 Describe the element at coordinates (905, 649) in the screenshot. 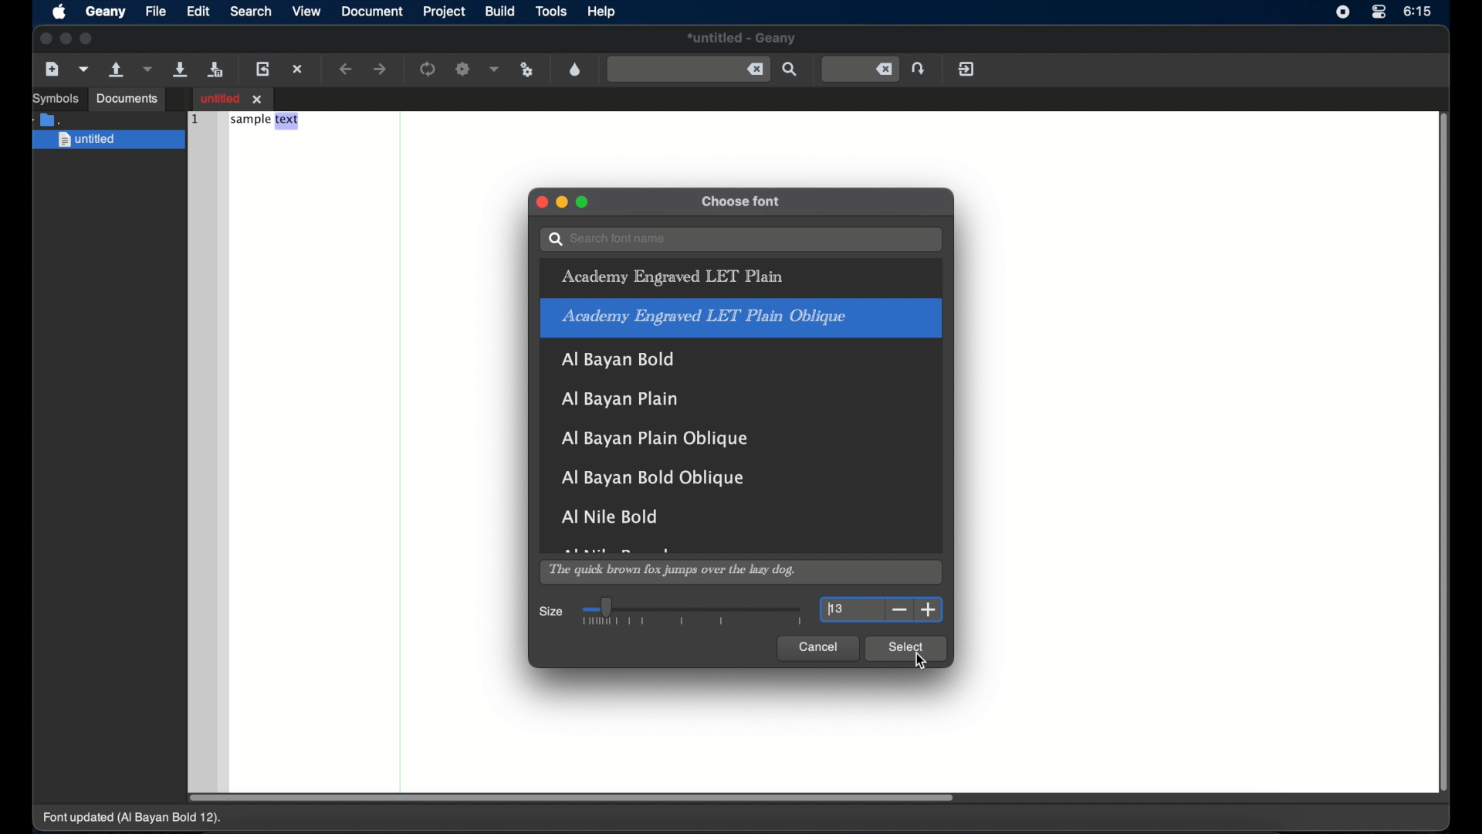

I see `select` at that location.